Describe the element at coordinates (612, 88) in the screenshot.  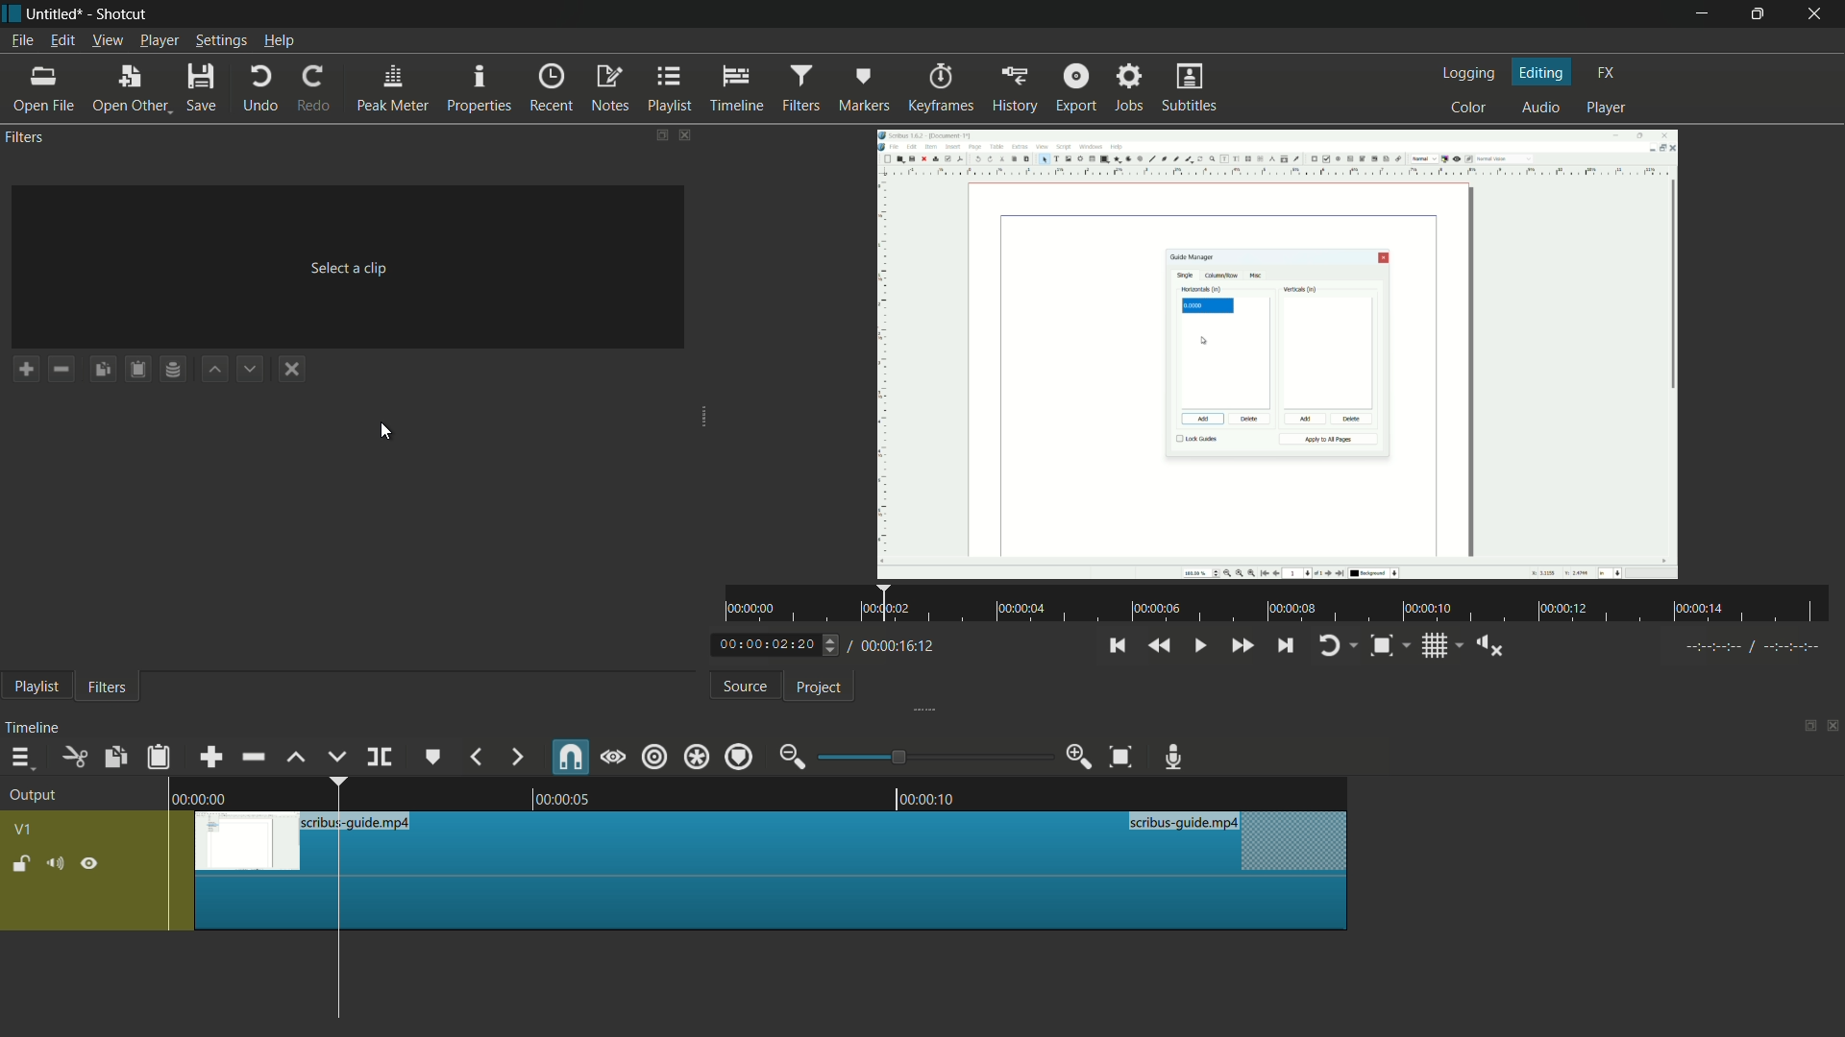
I see `notes` at that location.